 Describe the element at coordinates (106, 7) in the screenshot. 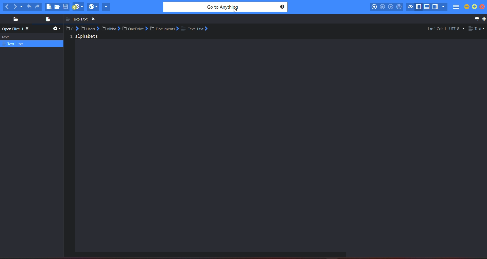

I see `share current file` at that location.